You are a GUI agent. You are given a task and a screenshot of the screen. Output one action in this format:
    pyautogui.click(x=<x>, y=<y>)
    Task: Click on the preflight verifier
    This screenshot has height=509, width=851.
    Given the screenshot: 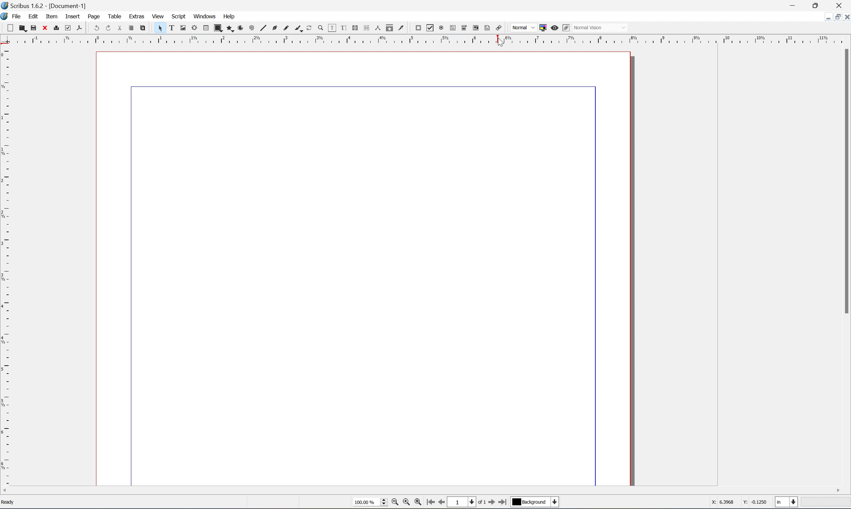 What is the action you would take?
    pyautogui.click(x=68, y=28)
    